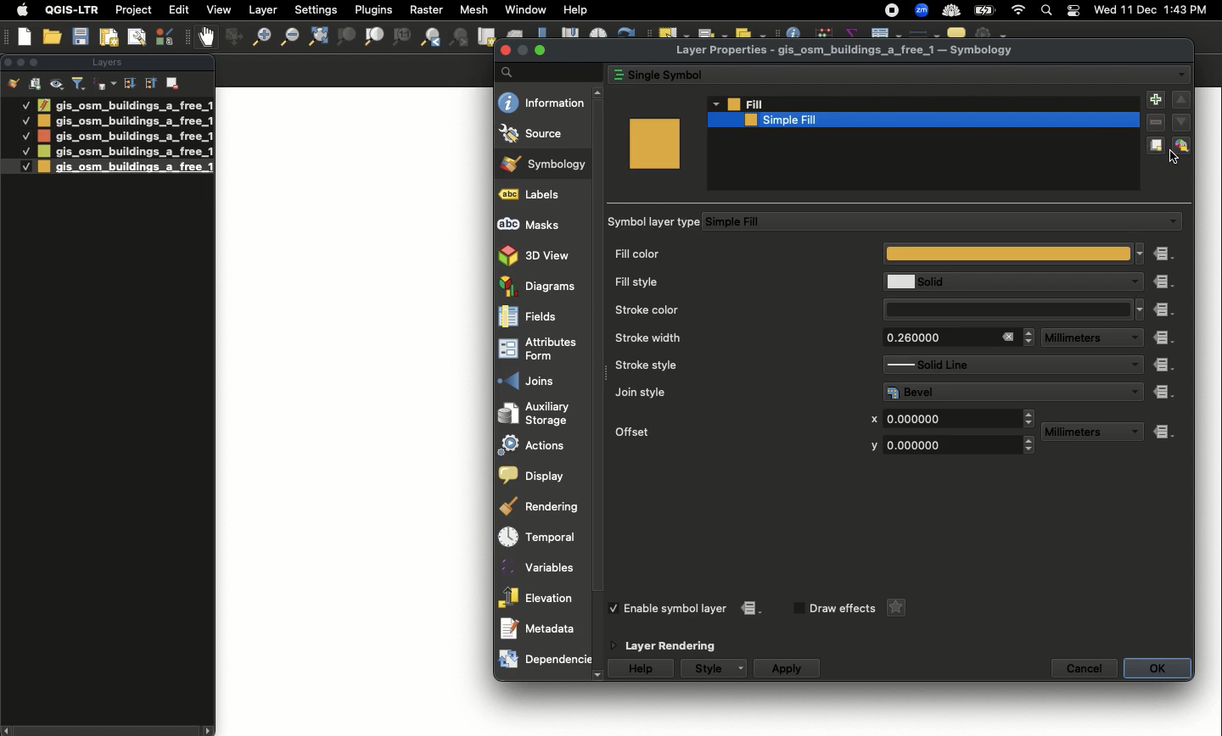 This screenshot has width=1222, height=736. I want to click on Stroke width , so click(732, 337).